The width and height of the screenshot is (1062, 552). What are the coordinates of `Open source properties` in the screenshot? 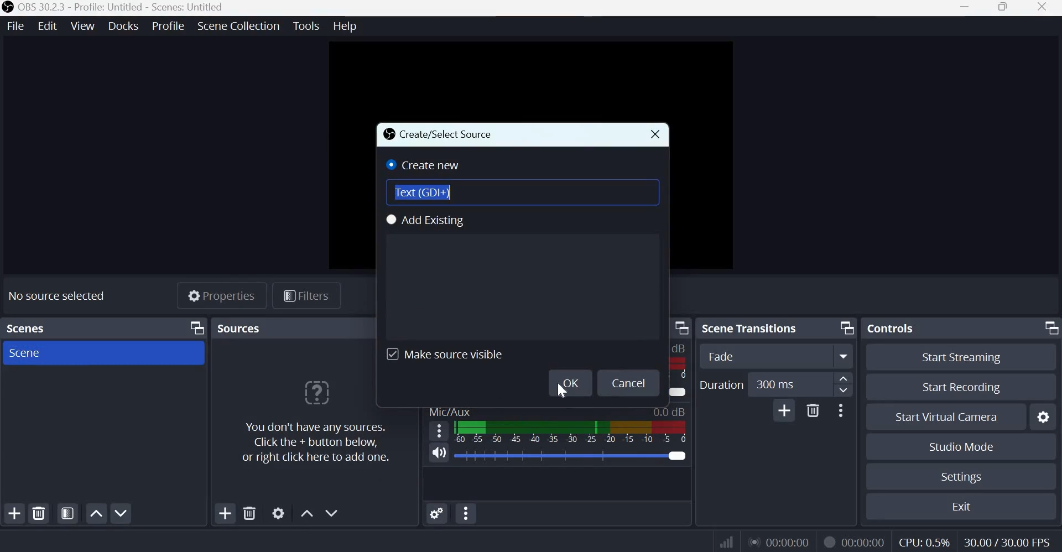 It's located at (278, 513).